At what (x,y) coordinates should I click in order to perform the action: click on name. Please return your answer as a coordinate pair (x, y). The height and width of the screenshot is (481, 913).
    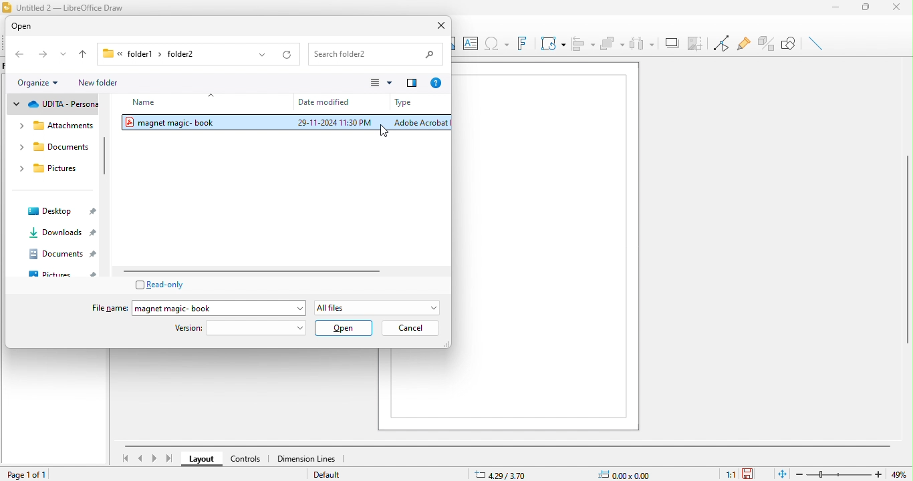
    Looking at the image, I should click on (162, 103).